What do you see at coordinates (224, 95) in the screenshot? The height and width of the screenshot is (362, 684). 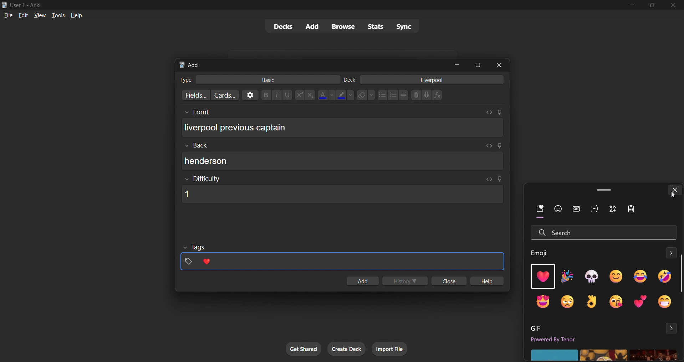 I see `customize card templates` at bounding box center [224, 95].